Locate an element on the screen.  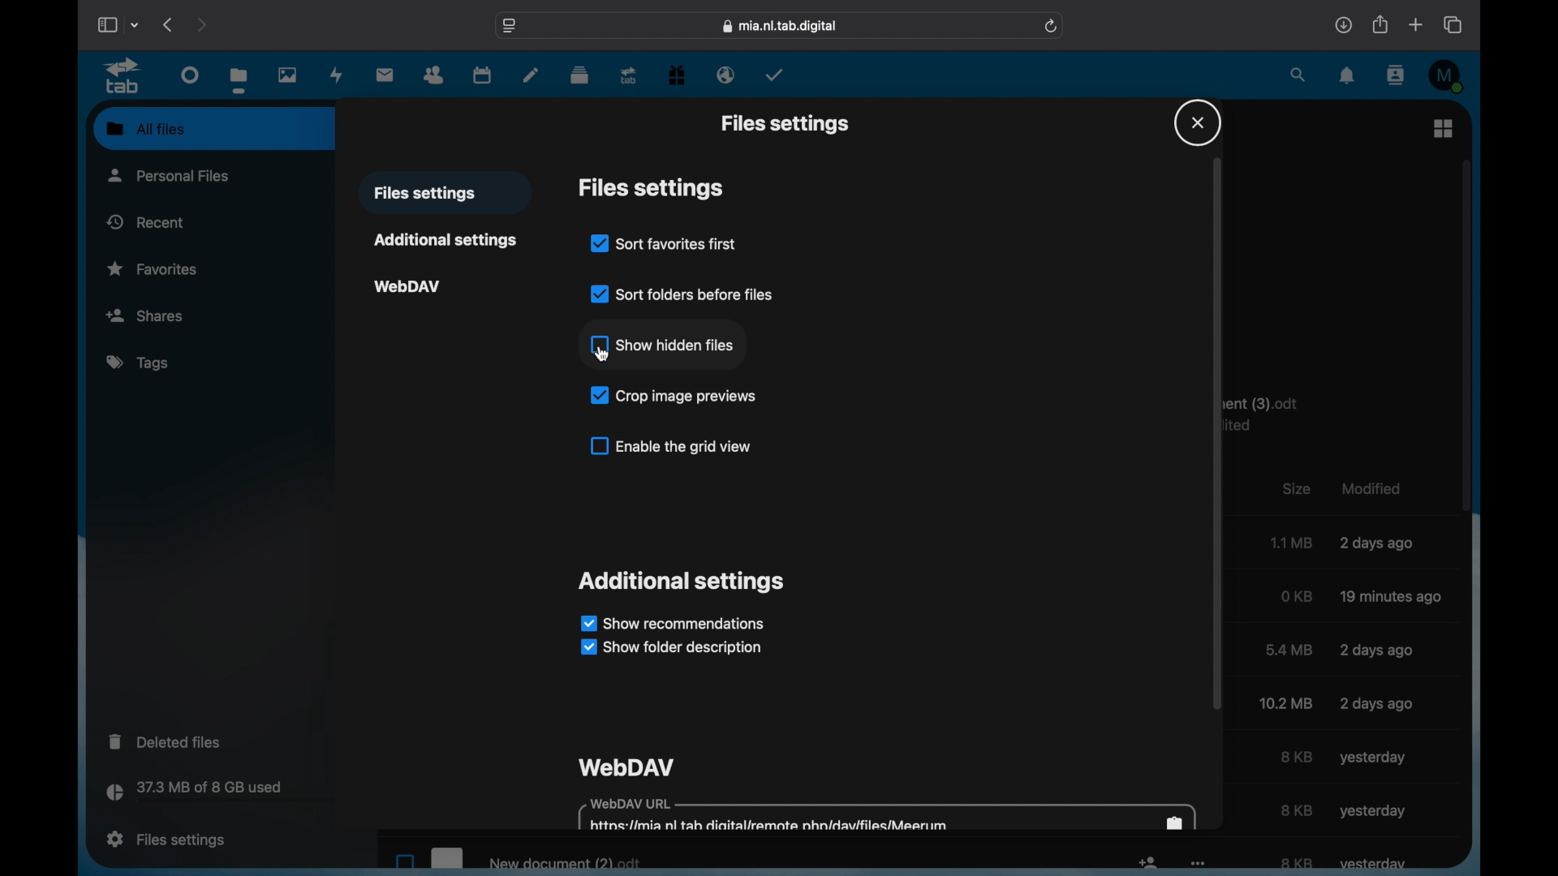
webdav is located at coordinates (625, 767).